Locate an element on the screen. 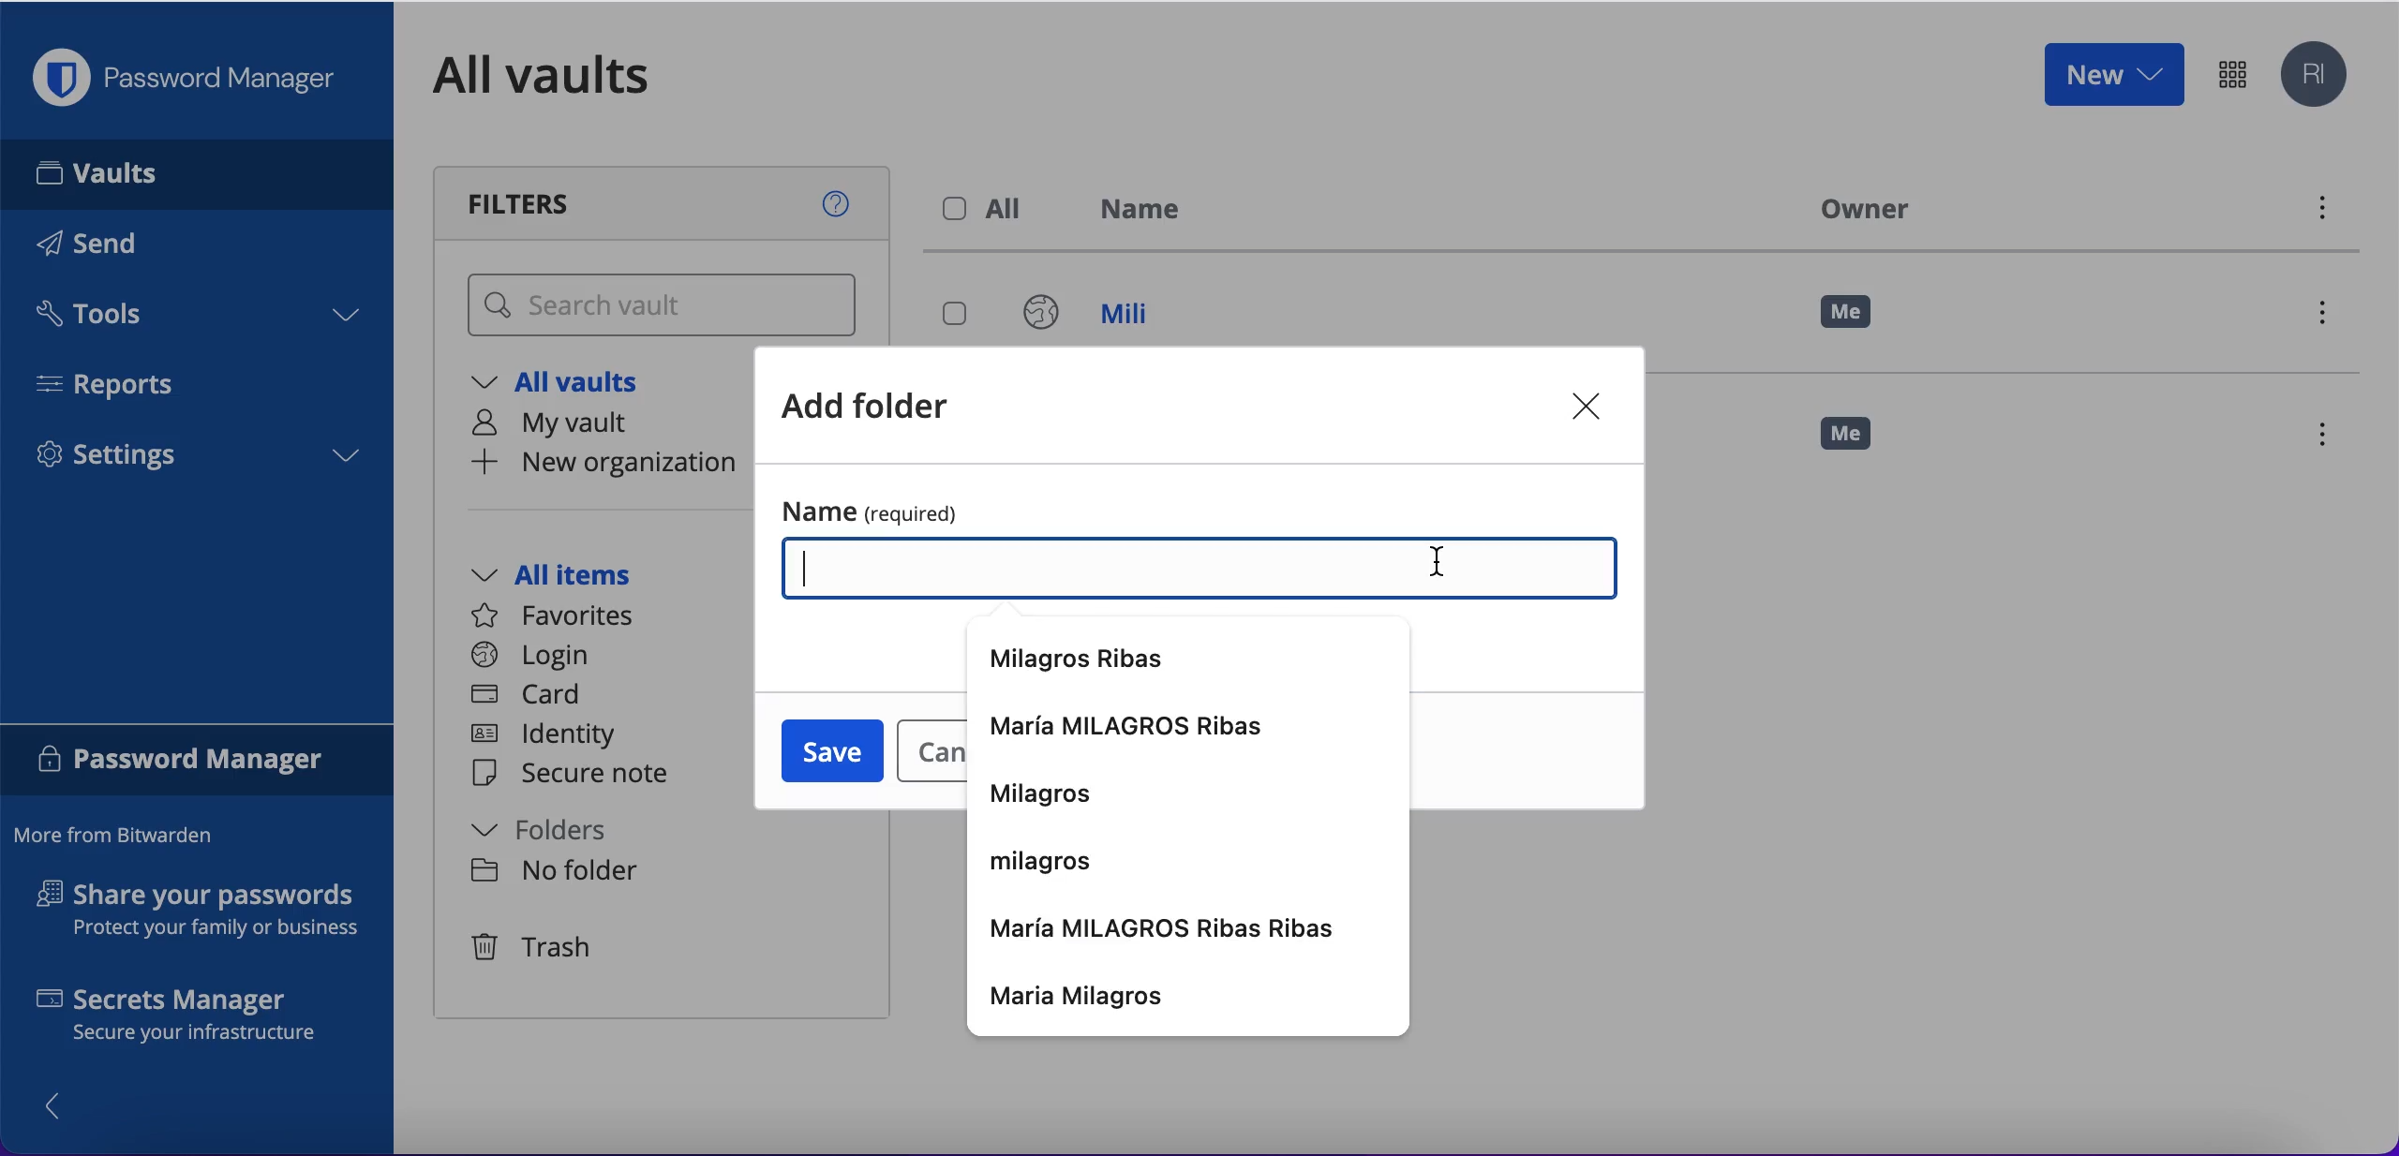 The width and height of the screenshot is (2399, 1156). mili is located at coordinates (1105, 318).